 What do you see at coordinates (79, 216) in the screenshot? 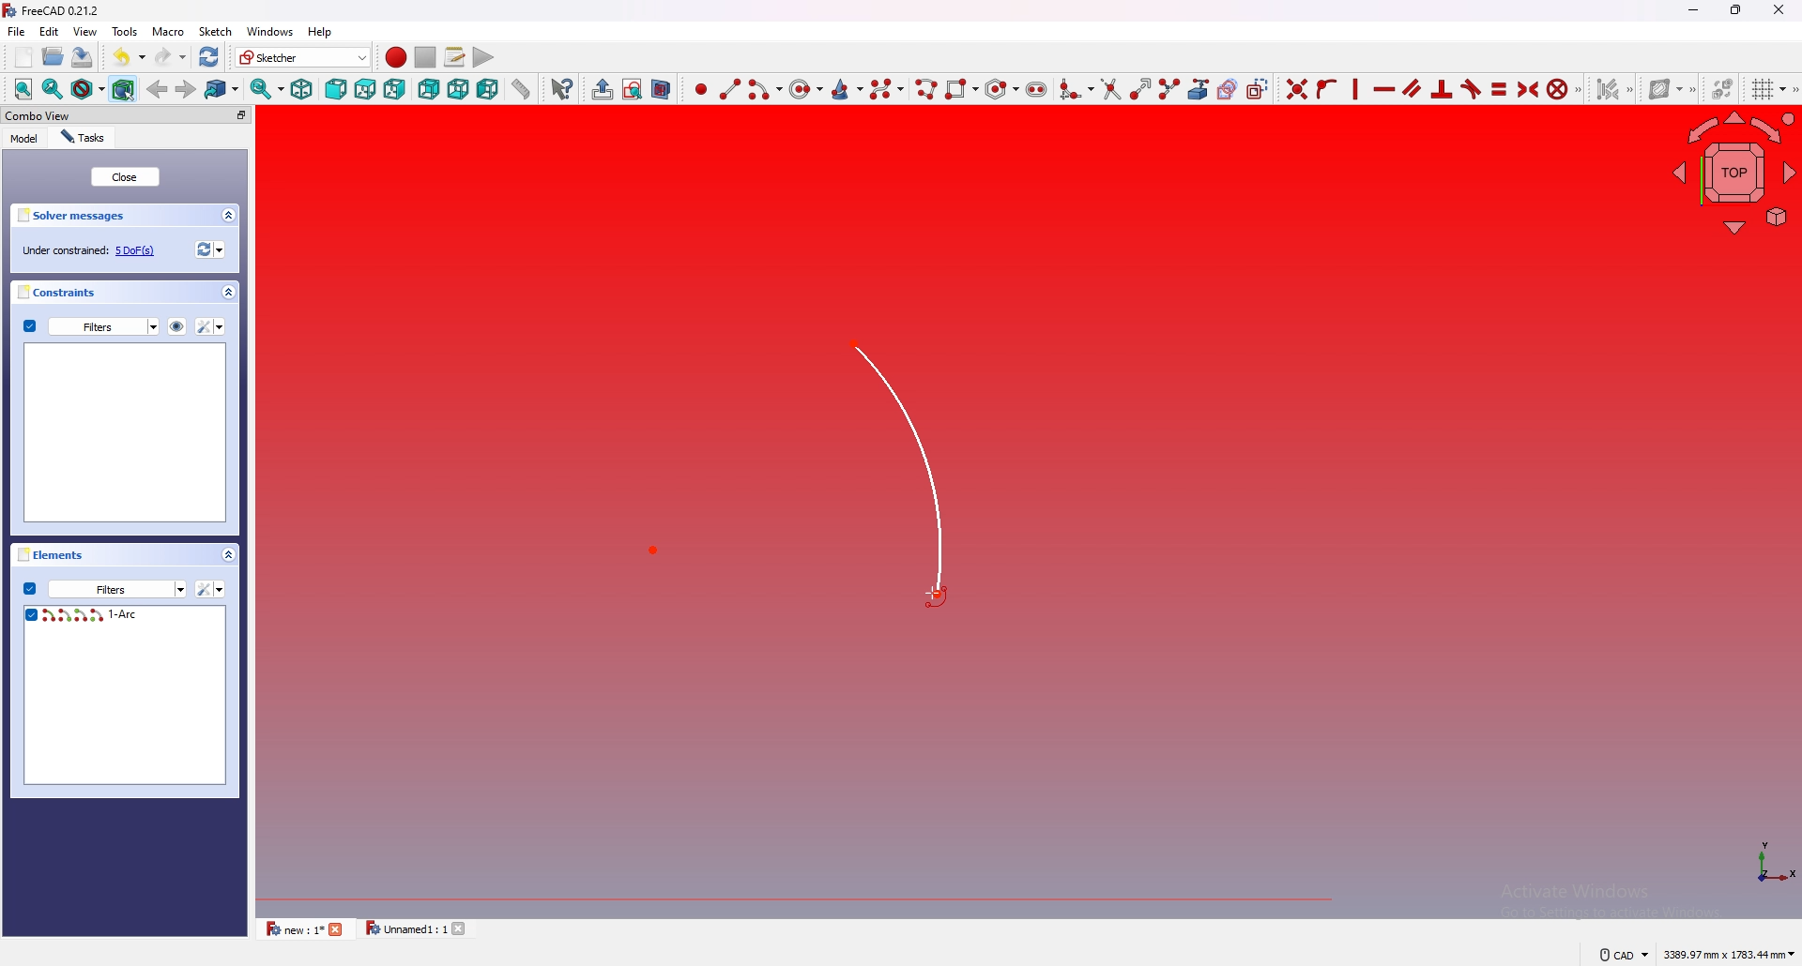
I see `solver messages` at bounding box center [79, 216].